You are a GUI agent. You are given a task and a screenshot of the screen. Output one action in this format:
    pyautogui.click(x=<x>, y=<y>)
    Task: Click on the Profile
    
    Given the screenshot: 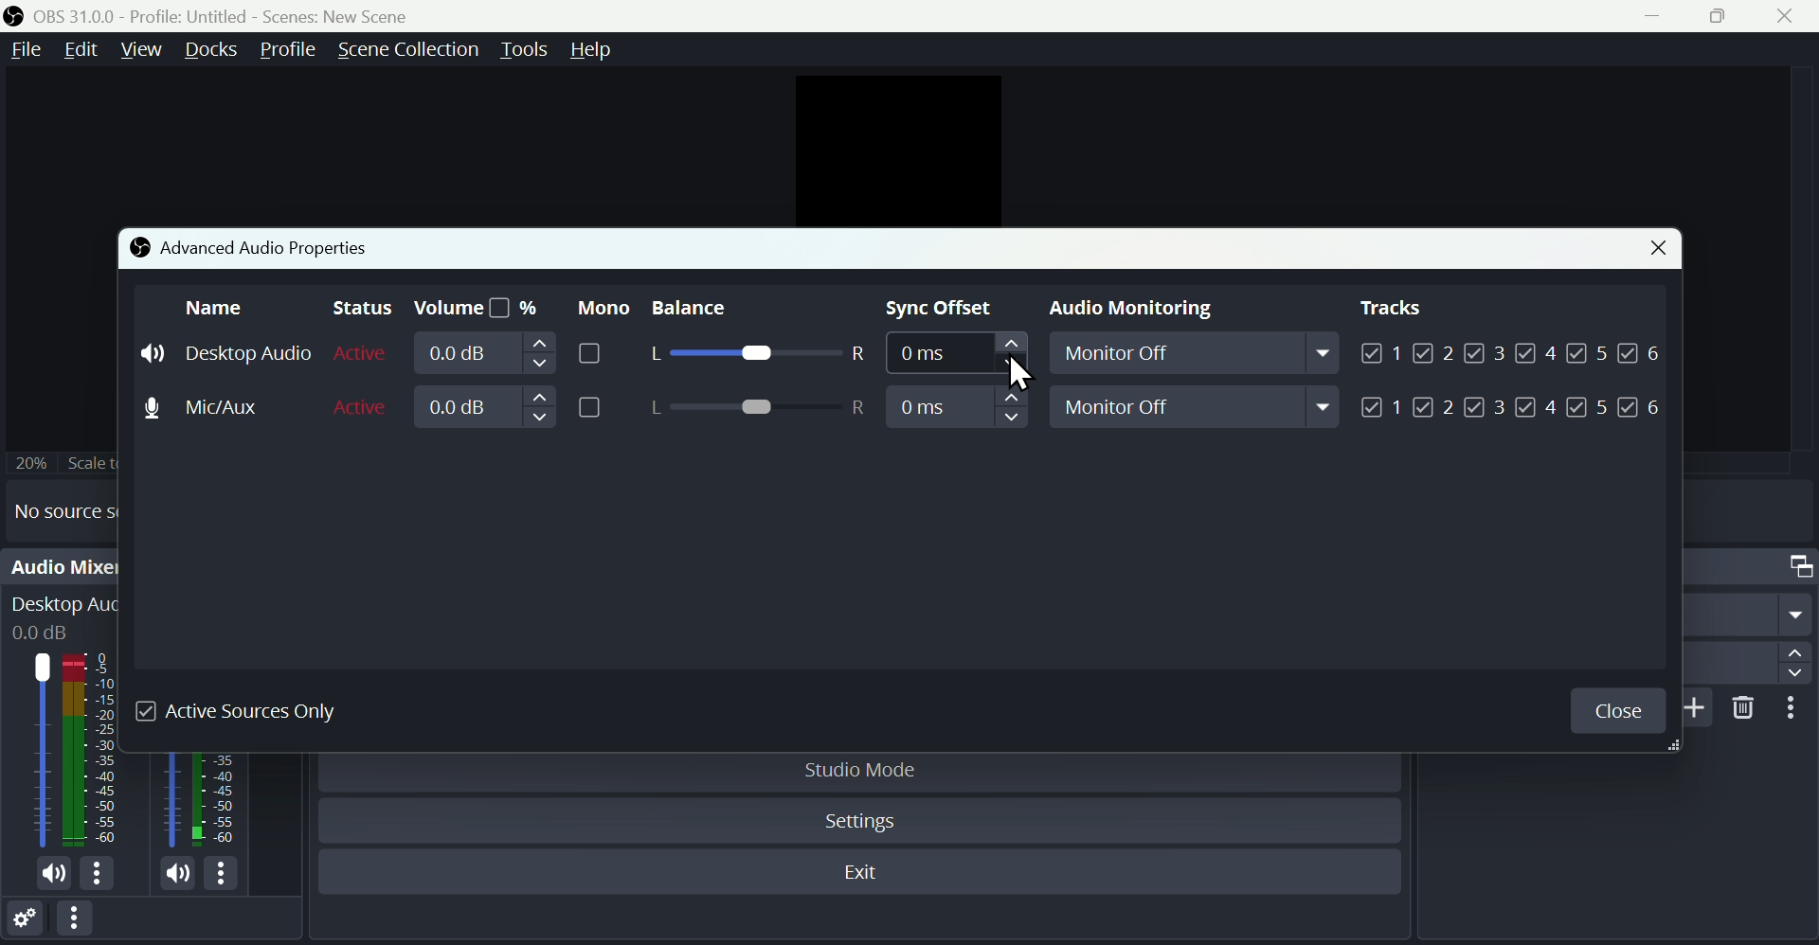 What is the action you would take?
    pyautogui.click(x=286, y=50)
    